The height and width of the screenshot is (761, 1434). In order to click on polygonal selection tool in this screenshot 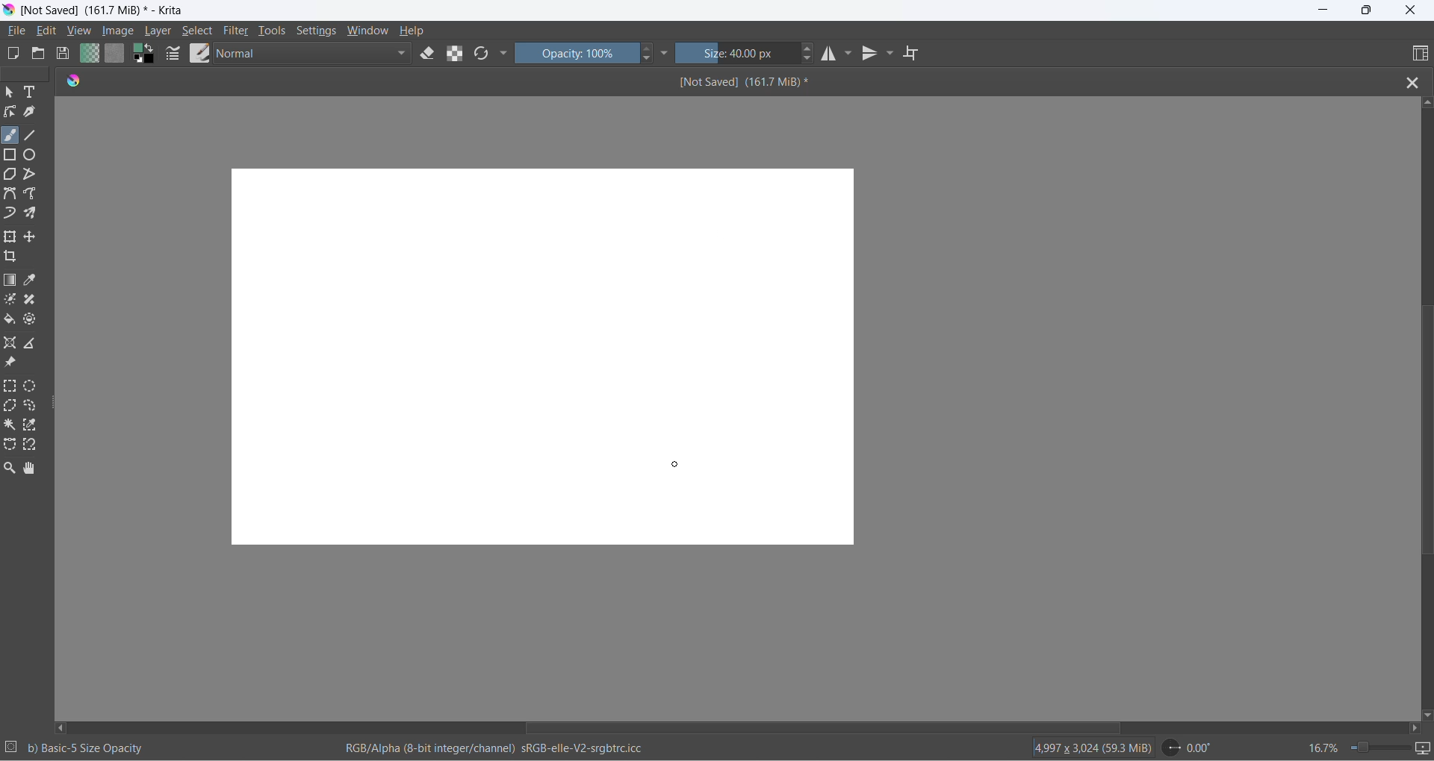, I will do `click(11, 407)`.